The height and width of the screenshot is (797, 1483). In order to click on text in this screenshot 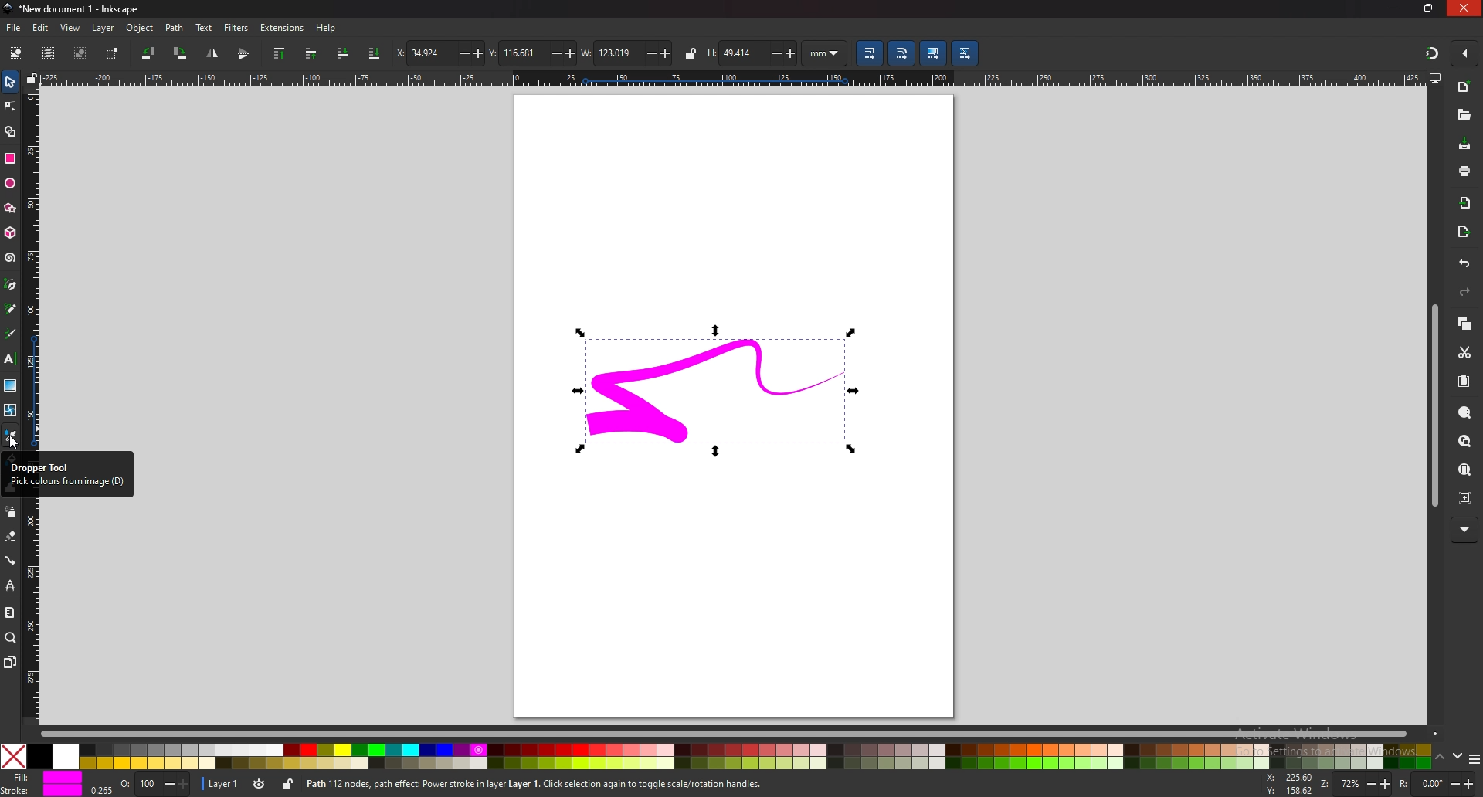, I will do `click(205, 27)`.